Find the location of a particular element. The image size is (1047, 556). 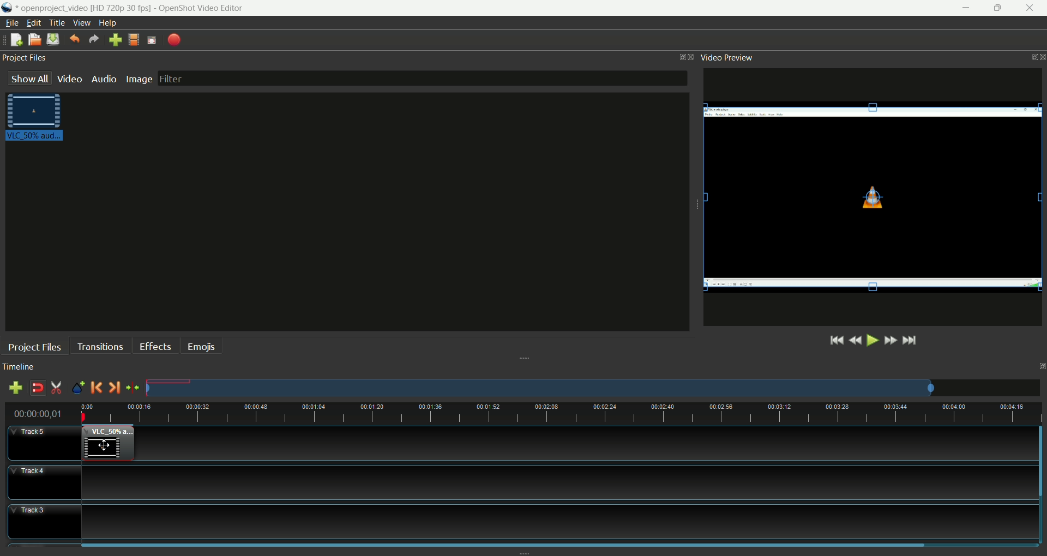

project files is located at coordinates (26, 60).